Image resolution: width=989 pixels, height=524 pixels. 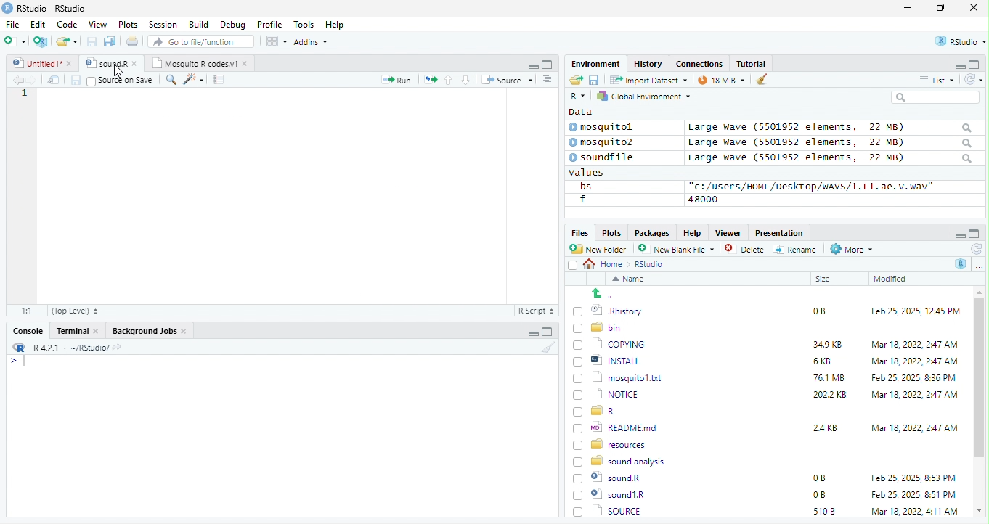 I want to click on sort, so click(x=547, y=78).